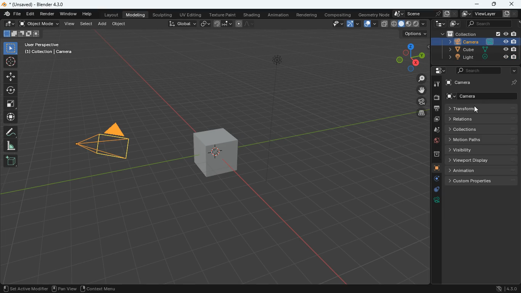 The image size is (521, 293). Describe the element at coordinates (478, 34) in the screenshot. I see `collection` at that location.